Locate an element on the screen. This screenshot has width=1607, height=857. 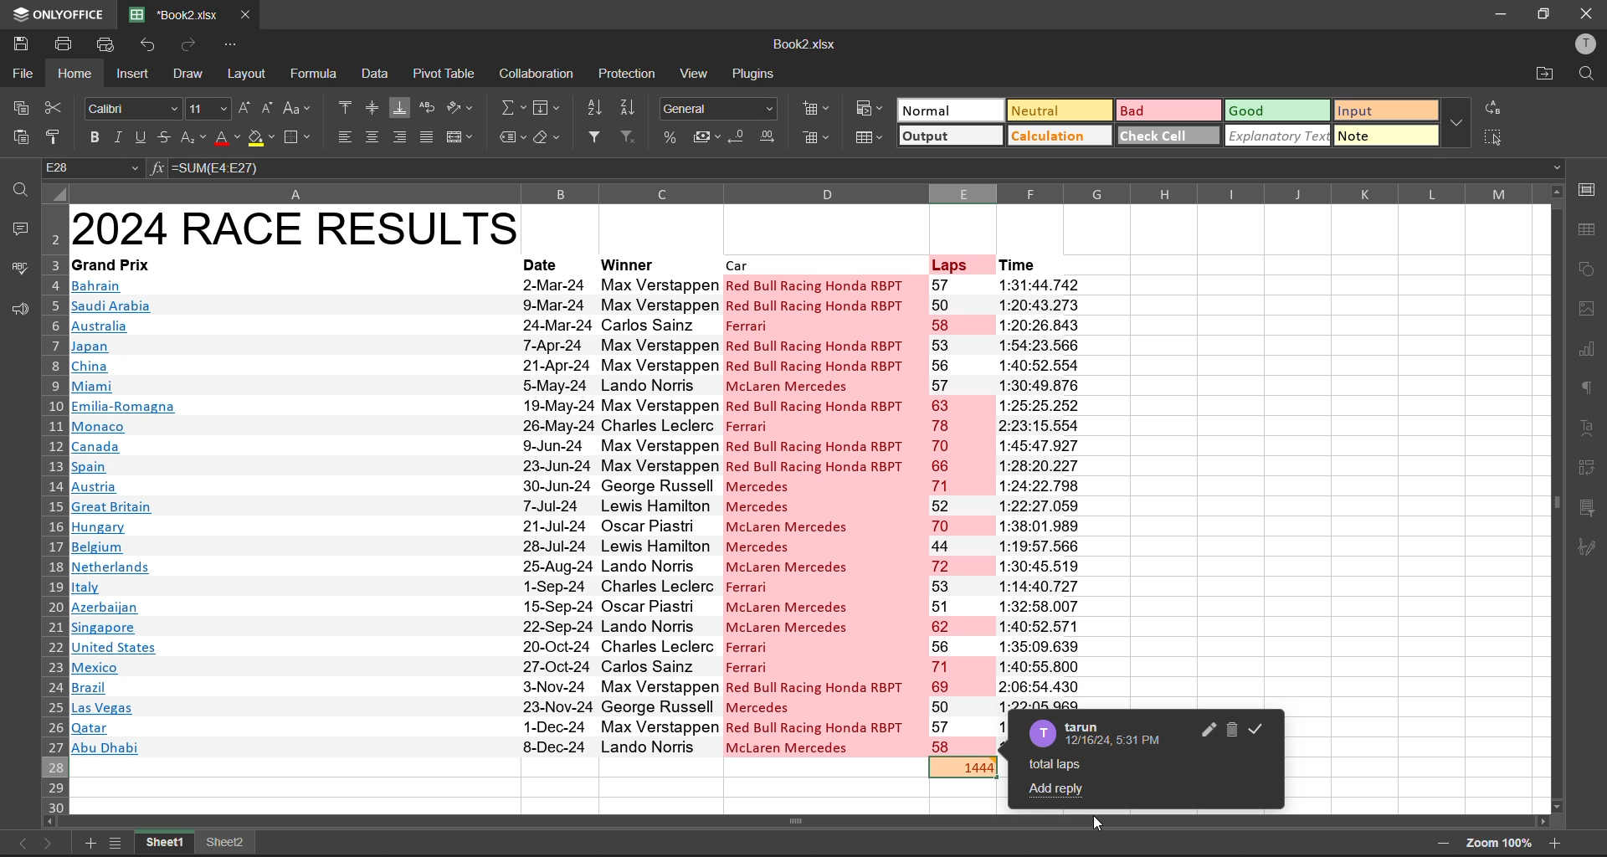
date is located at coordinates (542, 264).